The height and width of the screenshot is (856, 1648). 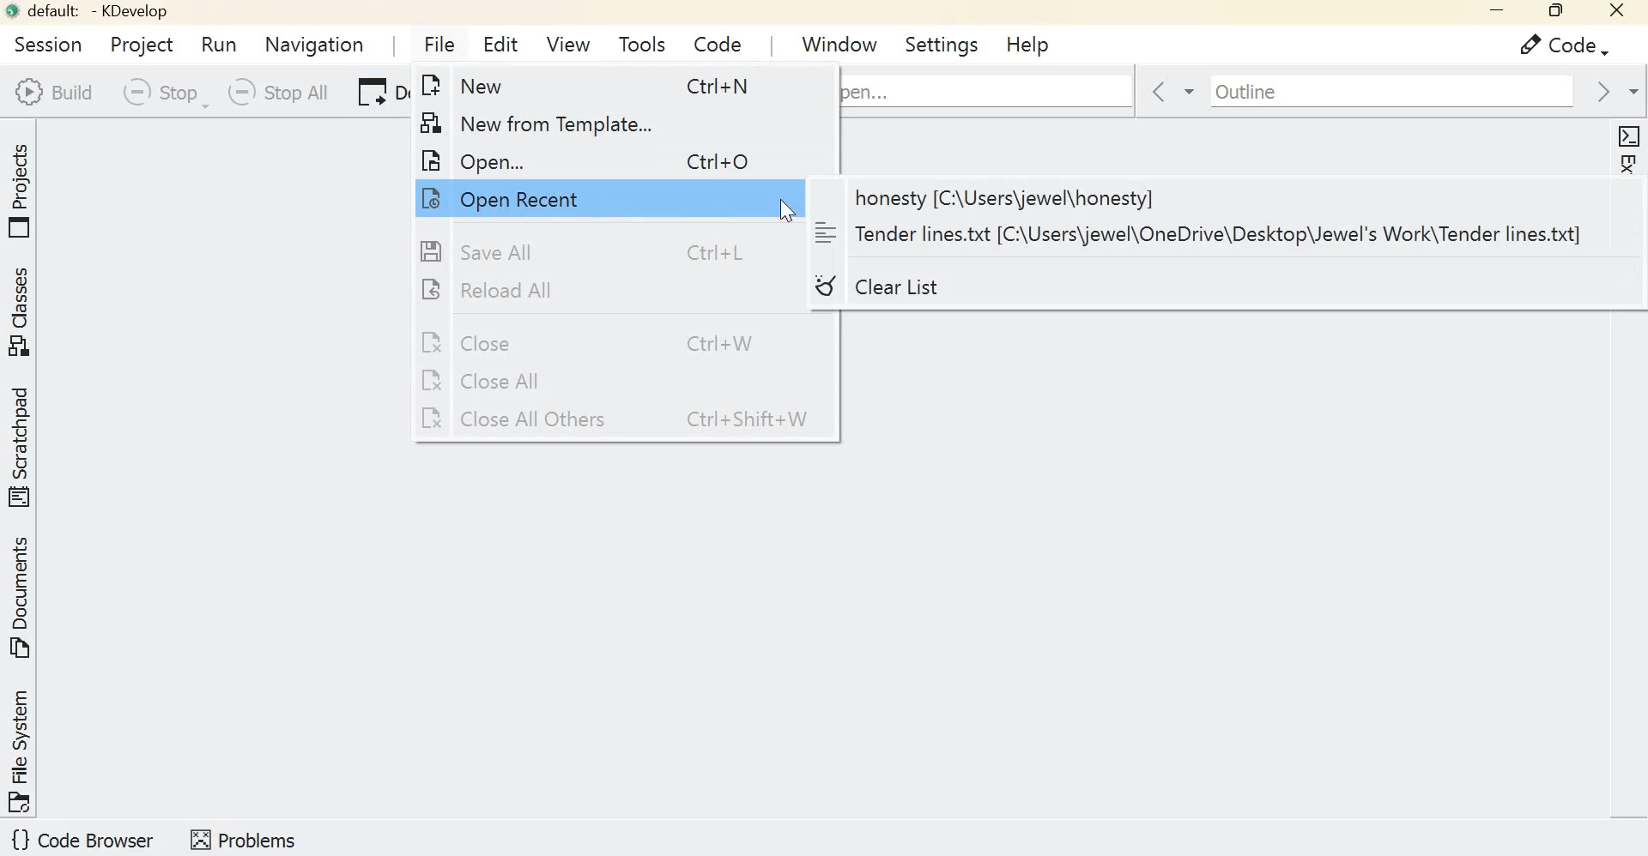 I want to click on Toggle 'Classes' tool view, so click(x=23, y=312).